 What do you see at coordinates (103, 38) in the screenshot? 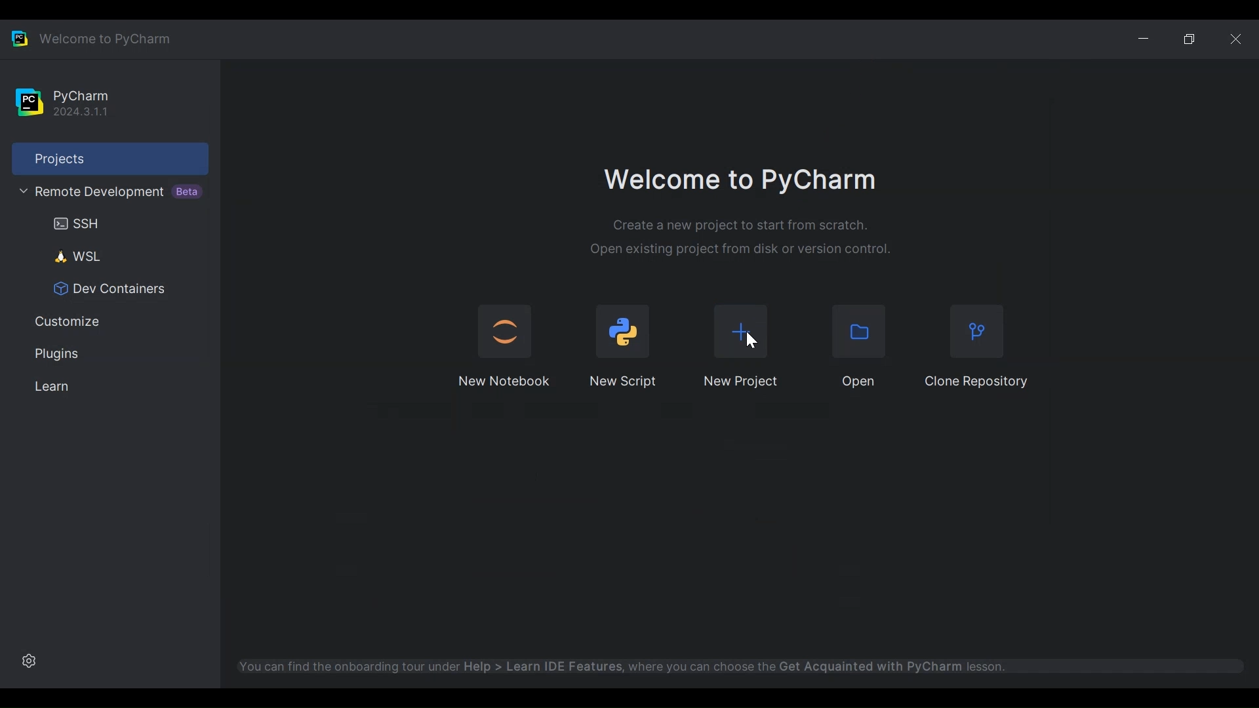
I see `Welcome to PyCharm` at bounding box center [103, 38].